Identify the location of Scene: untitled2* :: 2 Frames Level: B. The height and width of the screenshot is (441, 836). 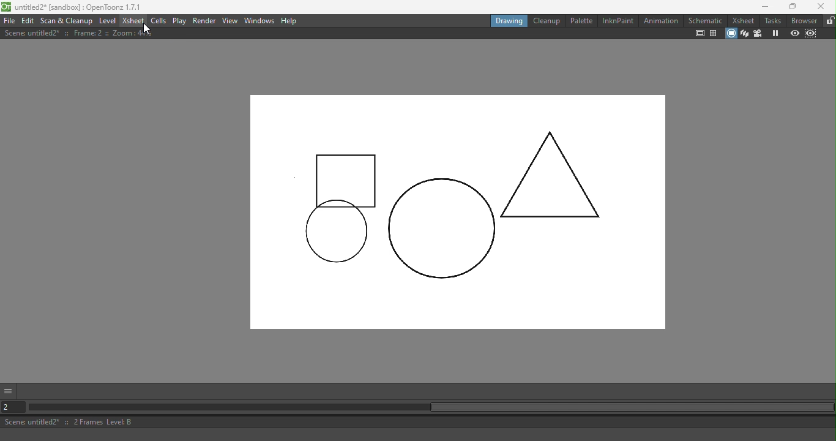
(419, 421).